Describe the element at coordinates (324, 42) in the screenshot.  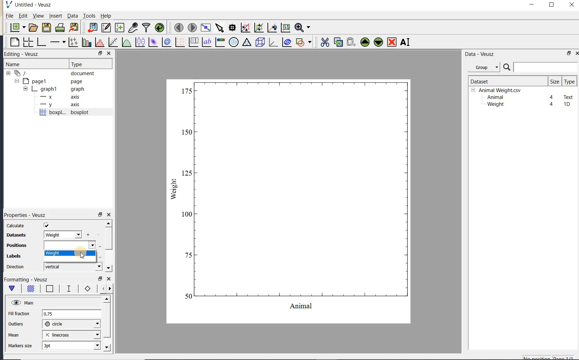
I see `cut the selected widget` at that location.